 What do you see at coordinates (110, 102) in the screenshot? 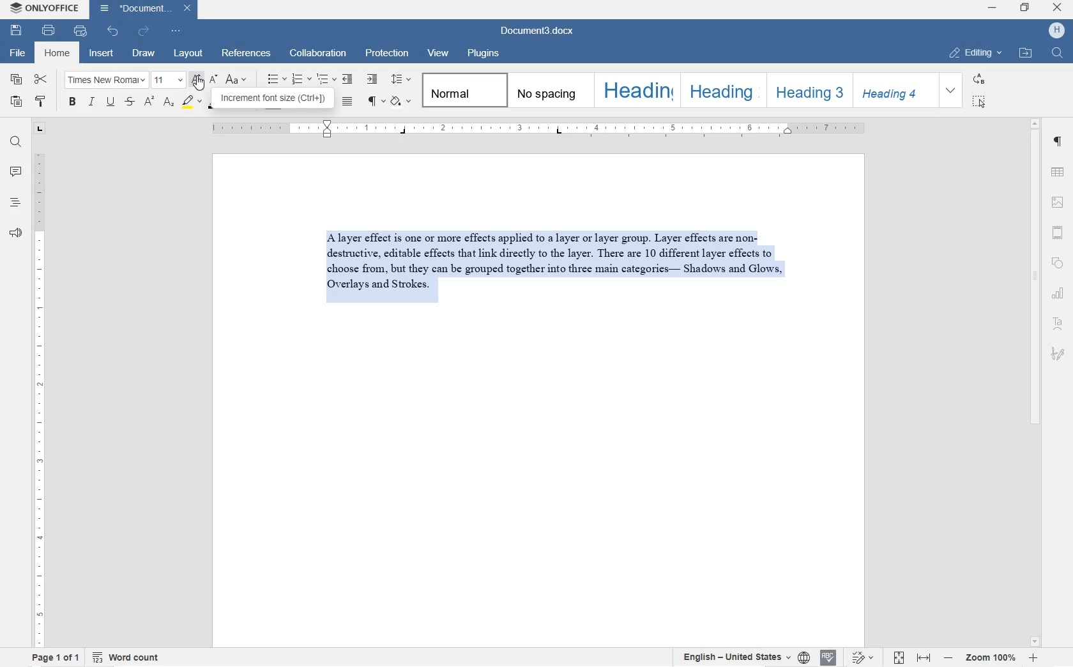
I see `UNDERLINE` at bounding box center [110, 102].